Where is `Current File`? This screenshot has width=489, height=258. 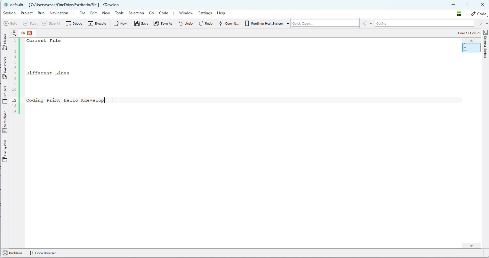
Current File is located at coordinates (45, 41).